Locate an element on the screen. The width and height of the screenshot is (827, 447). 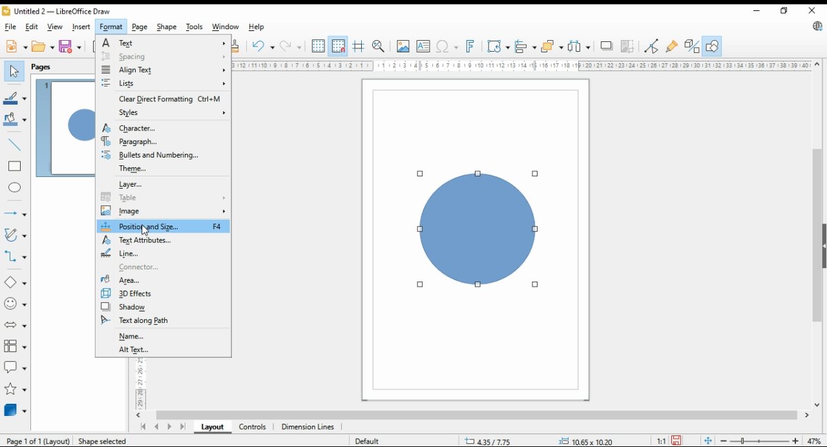
libreoffice update is located at coordinates (817, 26).